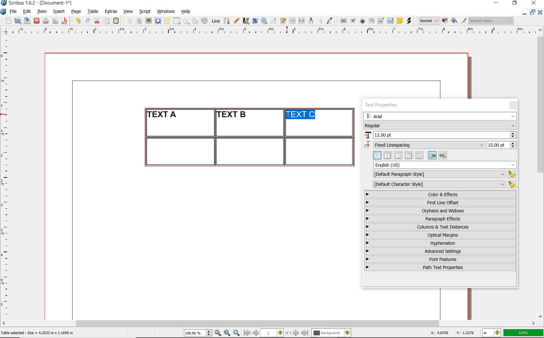 The width and height of the screenshot is (544, 338). I want to click on zoom in, so click(237, 333).